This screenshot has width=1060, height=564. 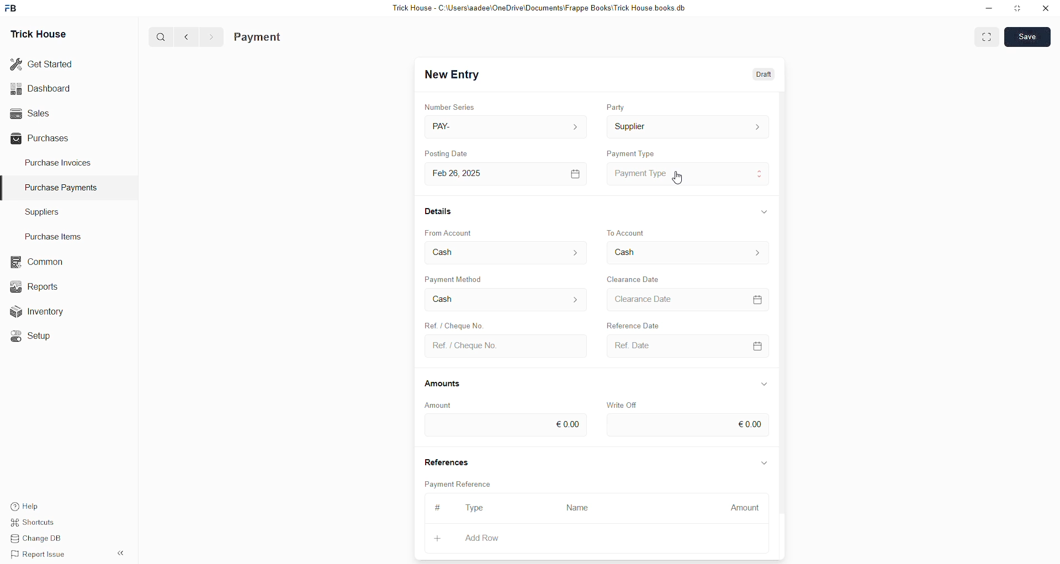 I want to click on Details, so click(x=438, y=211).